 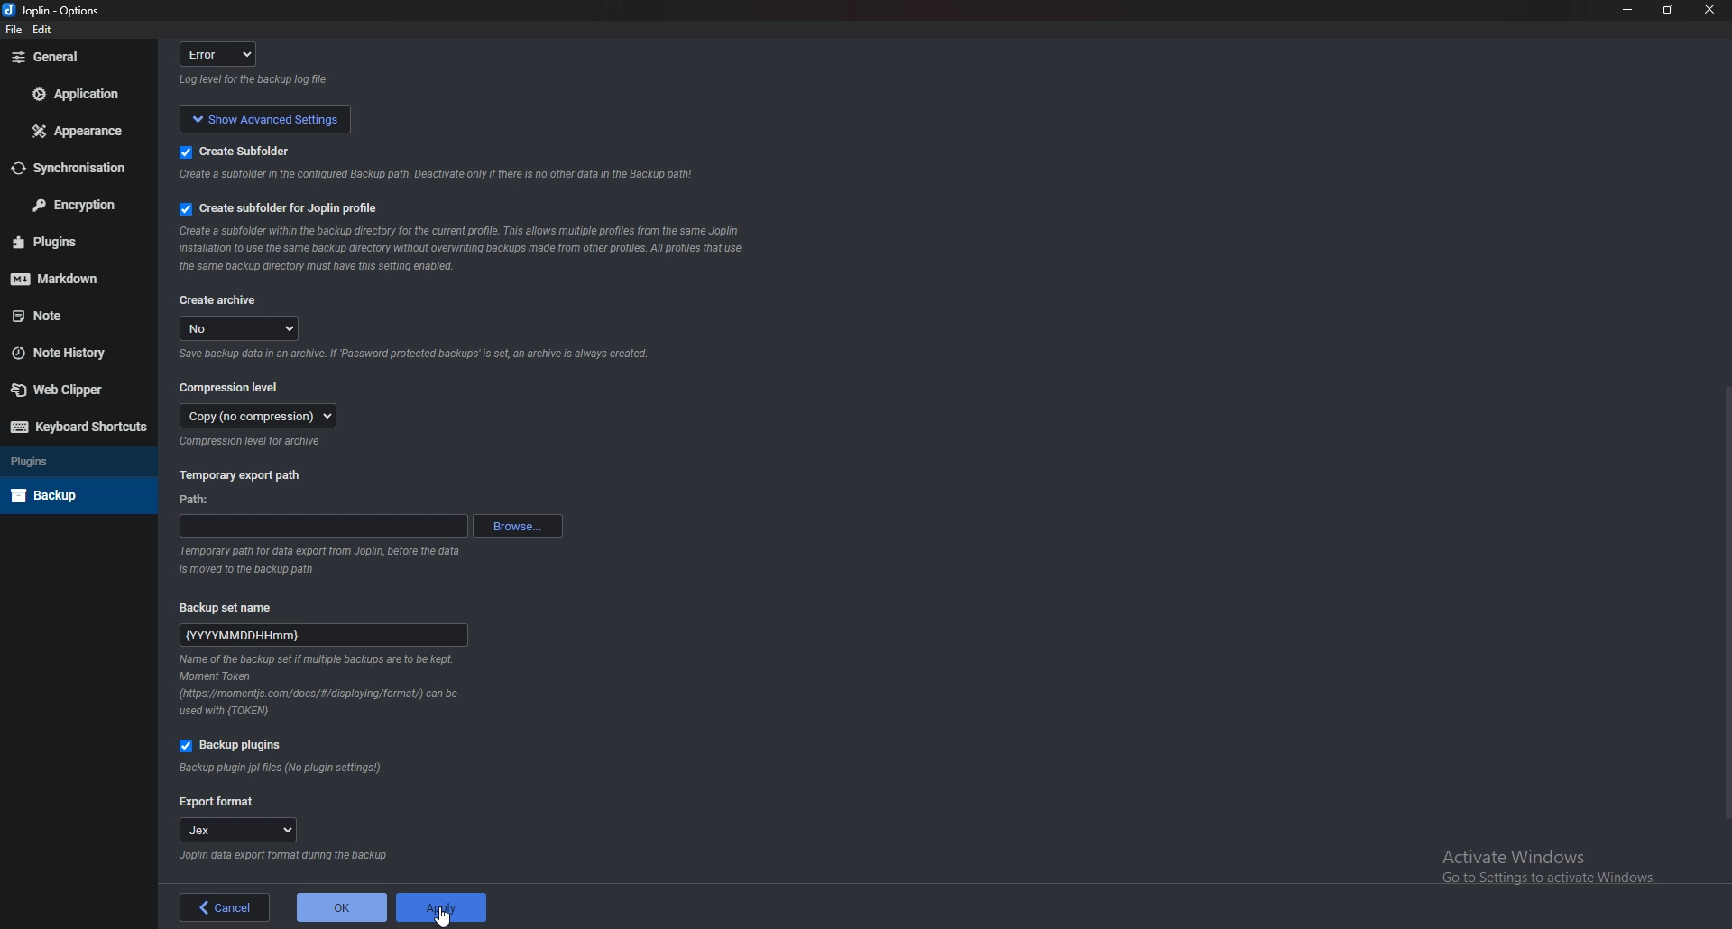 What do you see at coordinates (439, 907) in the screenshot?
I see `apply` at bounding box center [439, 907].